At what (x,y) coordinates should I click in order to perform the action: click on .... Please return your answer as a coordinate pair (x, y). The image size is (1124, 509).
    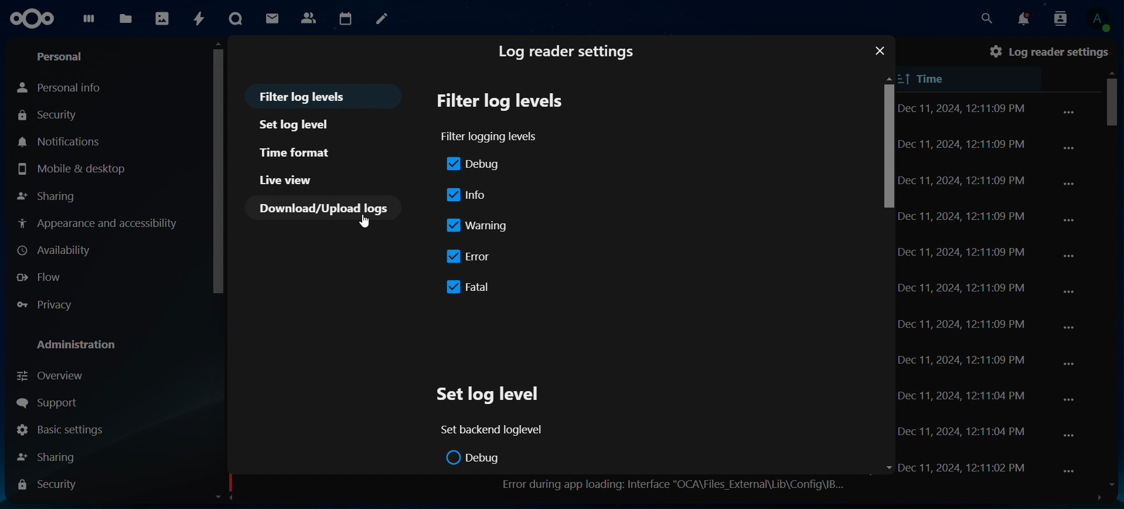
    Looking at the image, I should click on (1071, 257).